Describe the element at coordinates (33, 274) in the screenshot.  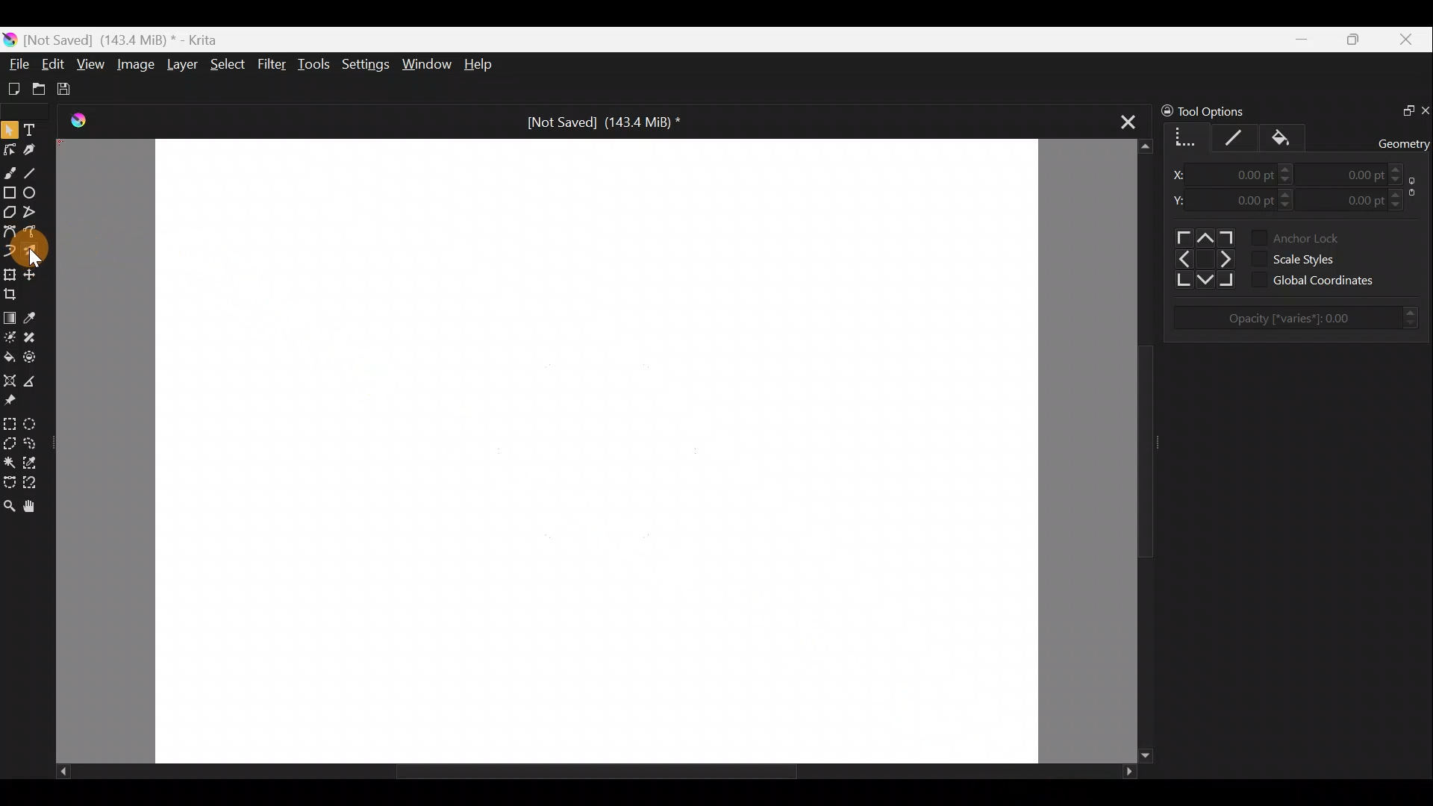
I see `Move a layer` at that location.